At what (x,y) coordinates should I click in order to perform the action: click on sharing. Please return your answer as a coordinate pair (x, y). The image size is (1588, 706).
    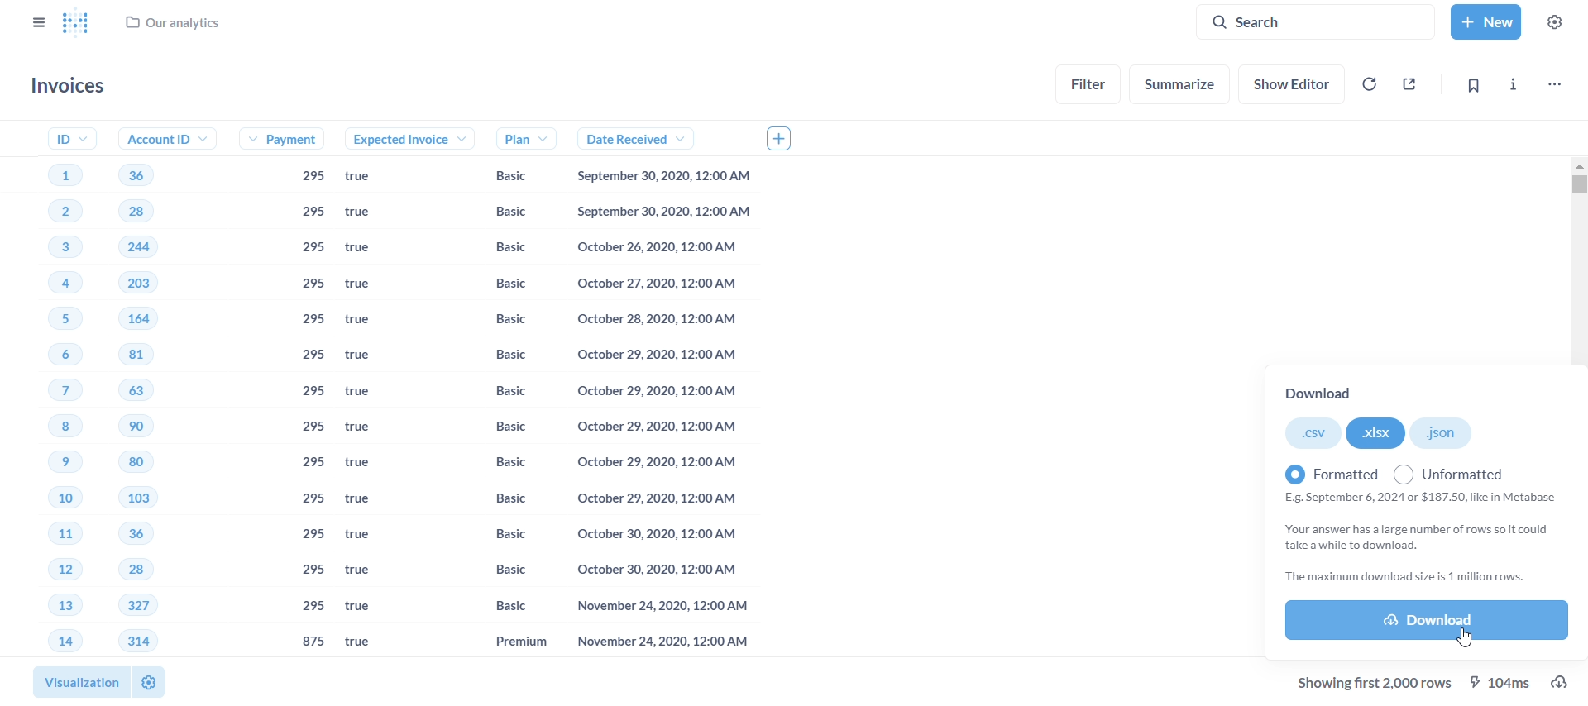
    Looking at the image, I should click on (1411, 82).